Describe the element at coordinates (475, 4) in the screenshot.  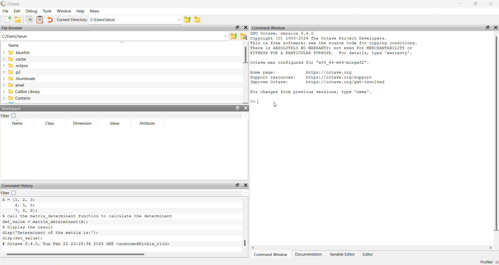
I see `maximize` at that location.